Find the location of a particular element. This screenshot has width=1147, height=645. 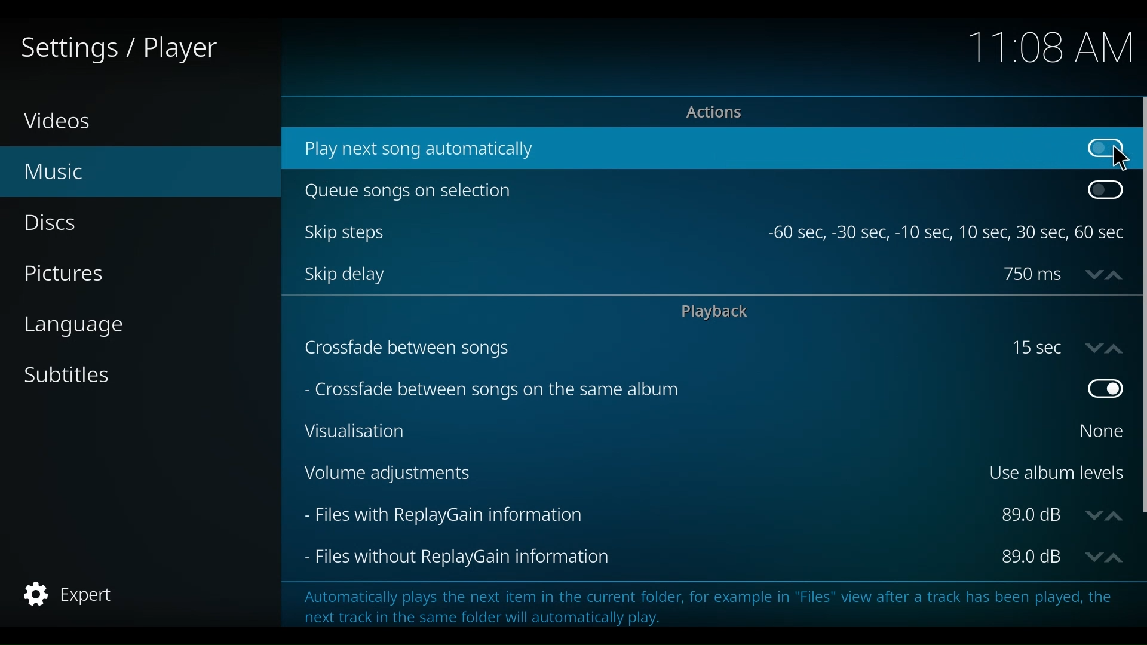

Discs is located at coordinates (55, 223).